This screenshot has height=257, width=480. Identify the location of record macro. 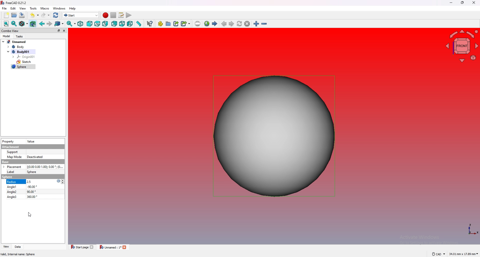
(106, 15).